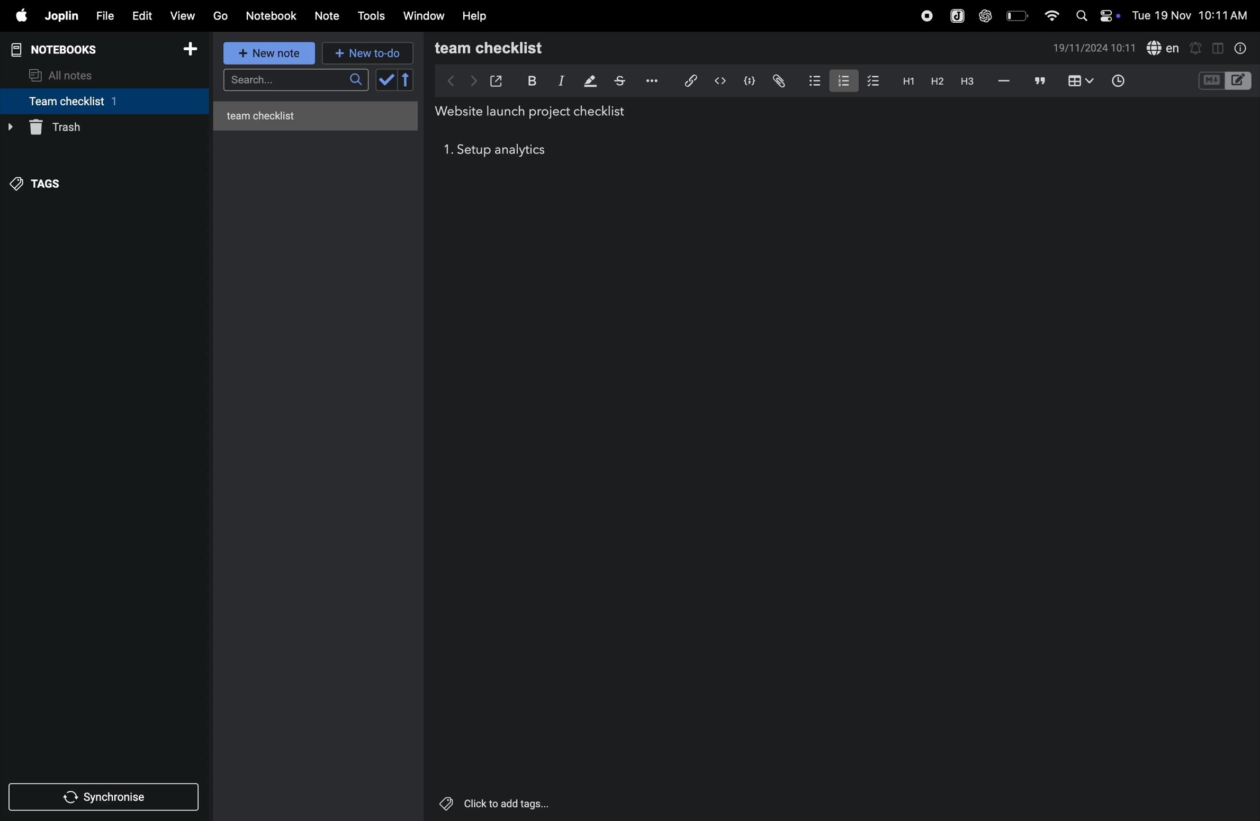  What do you see at coordinates (471, 80) in the screenshot?
I see `forward` at bounding box center [471, 80].